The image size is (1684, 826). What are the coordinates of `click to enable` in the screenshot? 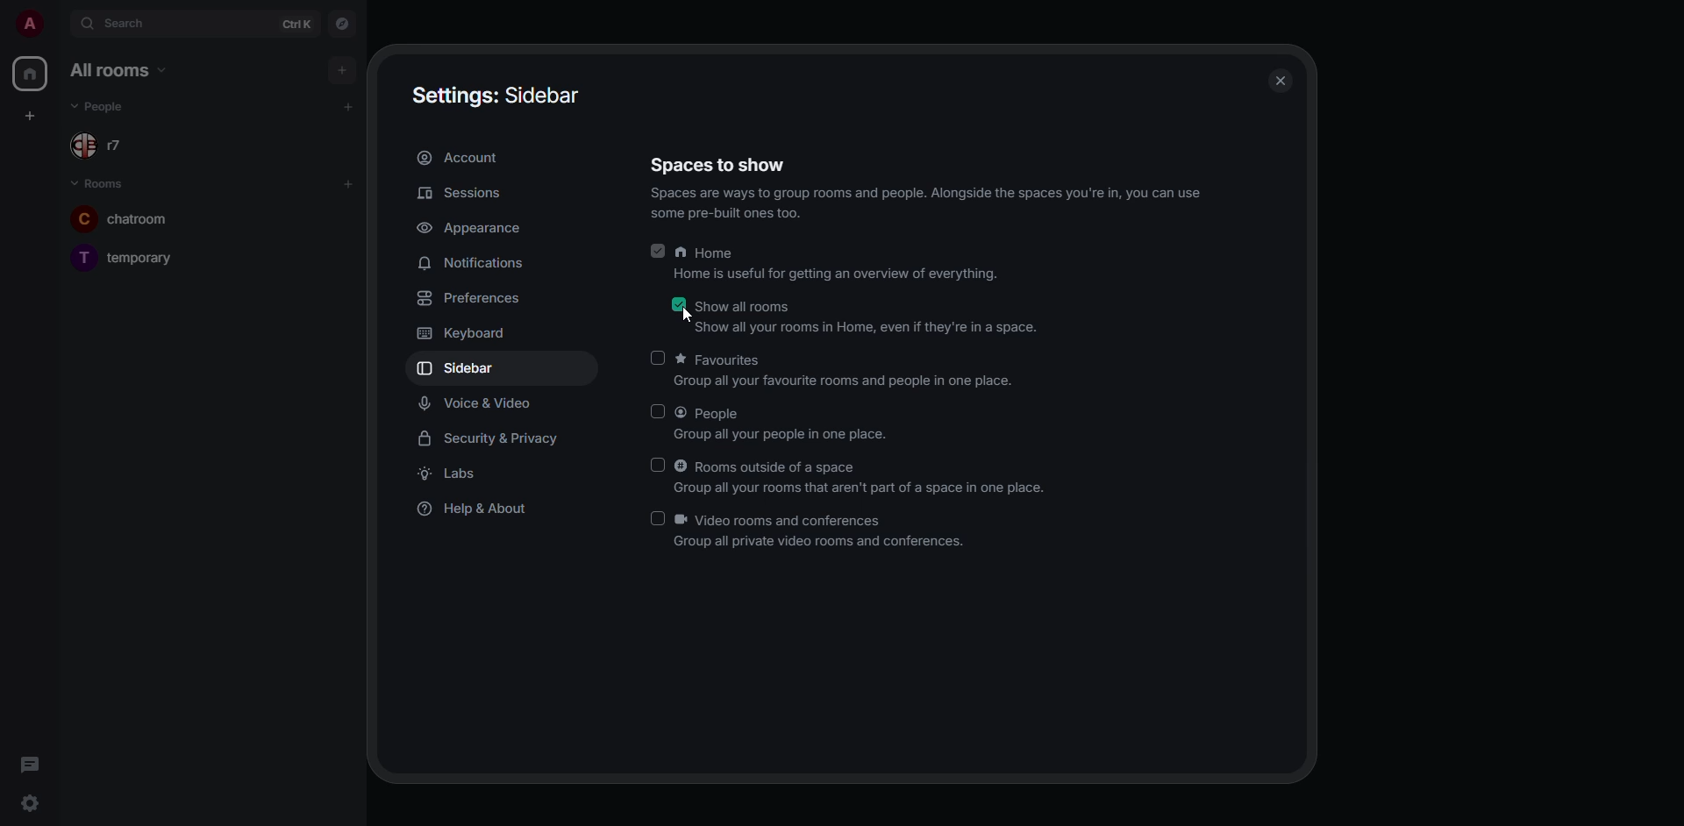 It's located at (653, 518).